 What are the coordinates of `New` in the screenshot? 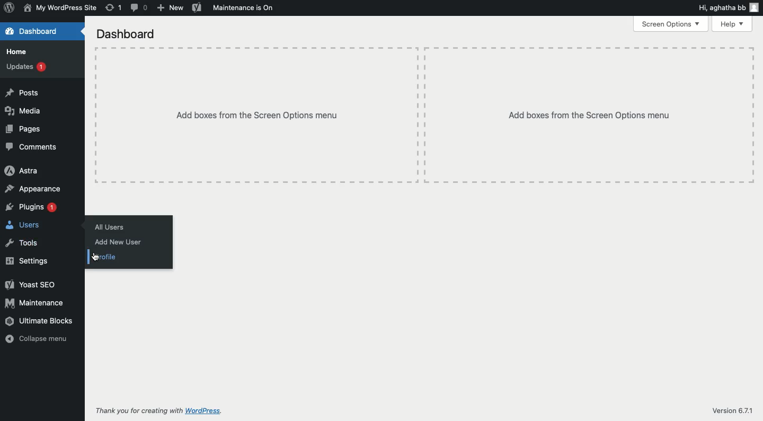 It's located at (171, 8).